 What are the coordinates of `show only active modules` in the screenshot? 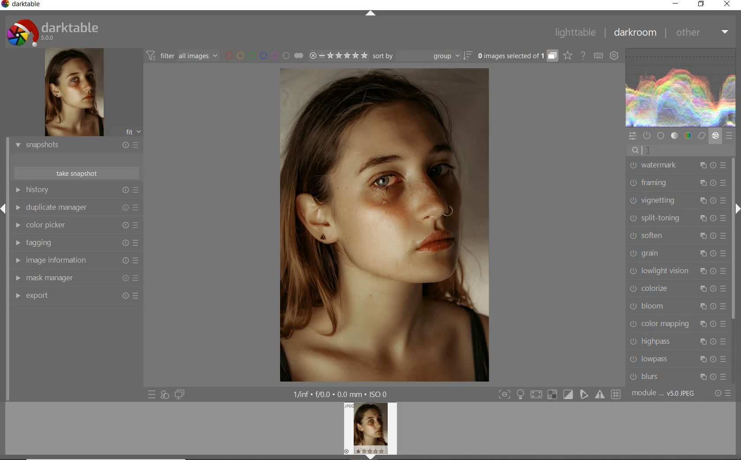 It's located at (647, 136).